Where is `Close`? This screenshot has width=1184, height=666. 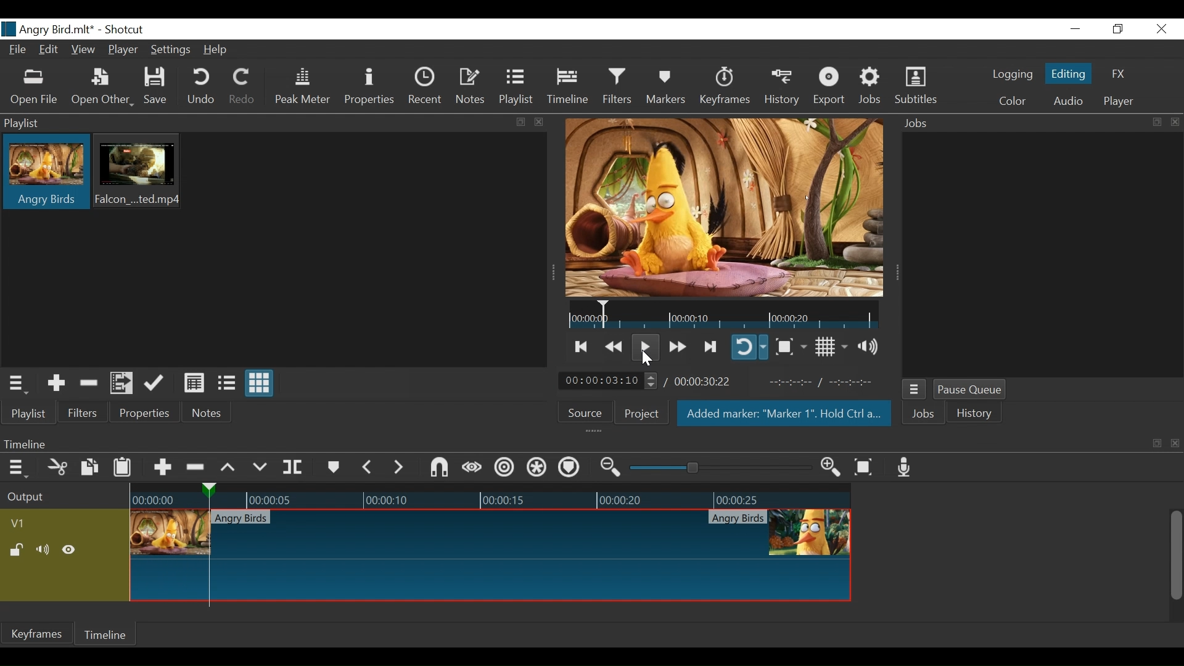
Close is located at coordinates (1161, 30).